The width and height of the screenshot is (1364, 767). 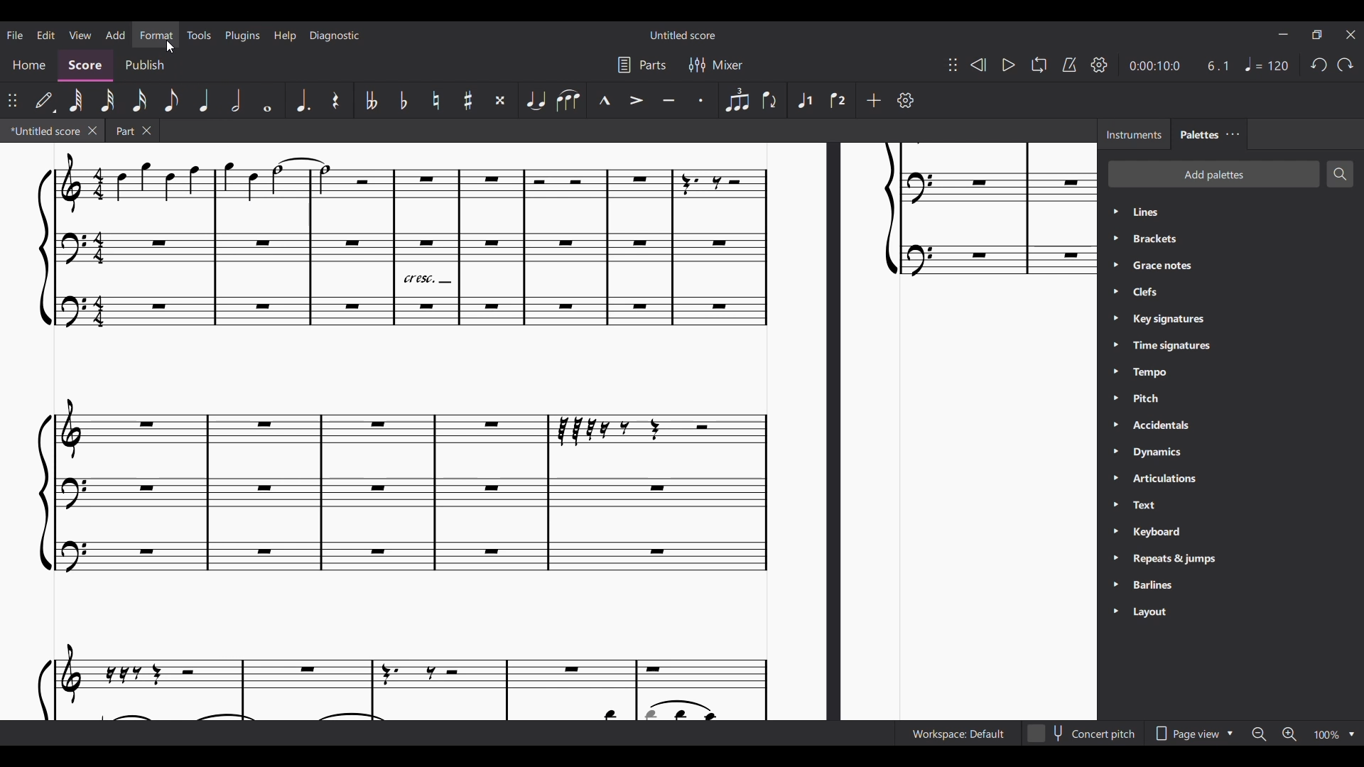 What do you see at coordinates (502, 100) in the screenshot?
I see `Toggle double sharp` at bounding box center [502, 100].